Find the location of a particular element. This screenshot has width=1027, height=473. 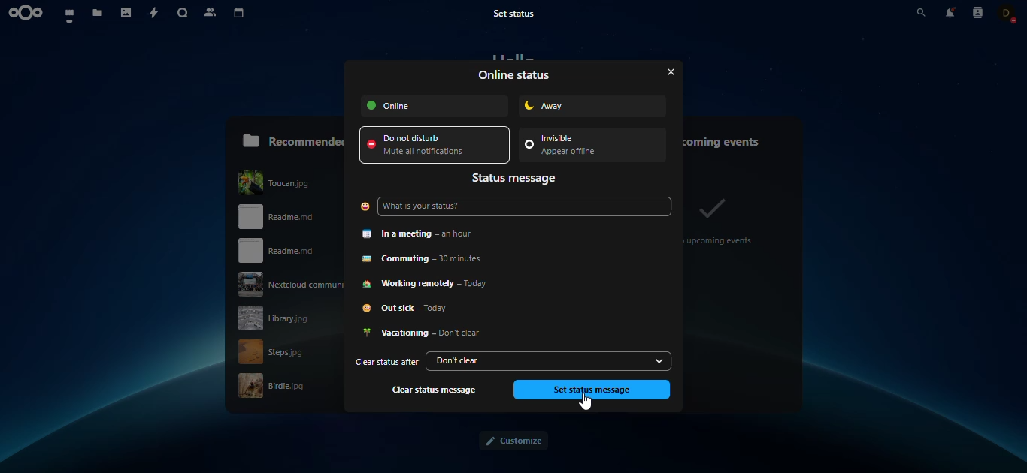

cursor is located at coordinates (593, 405).